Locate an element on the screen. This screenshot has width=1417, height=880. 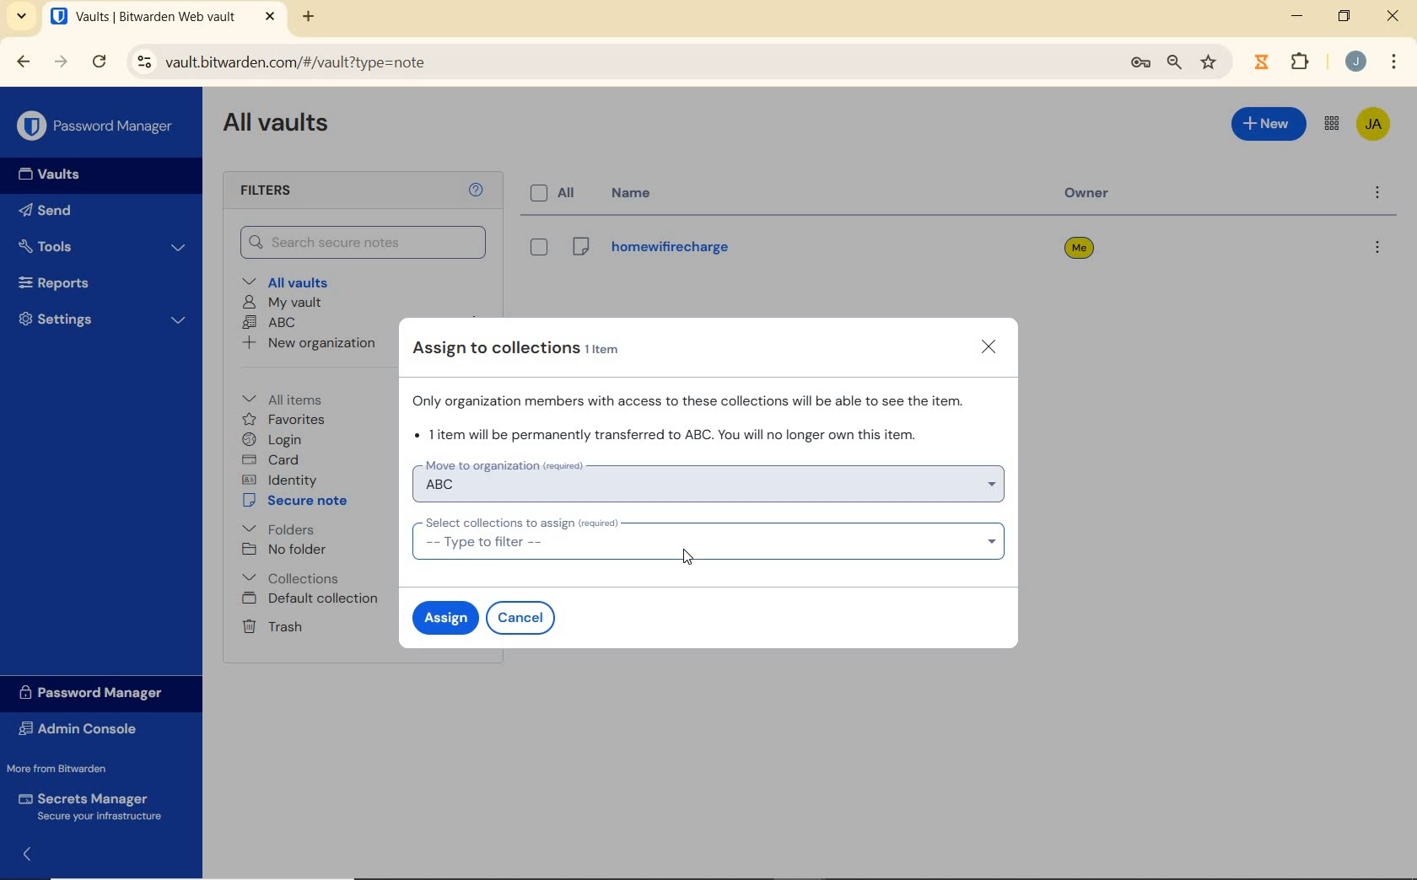
backward is located at coordinates (24, 62).